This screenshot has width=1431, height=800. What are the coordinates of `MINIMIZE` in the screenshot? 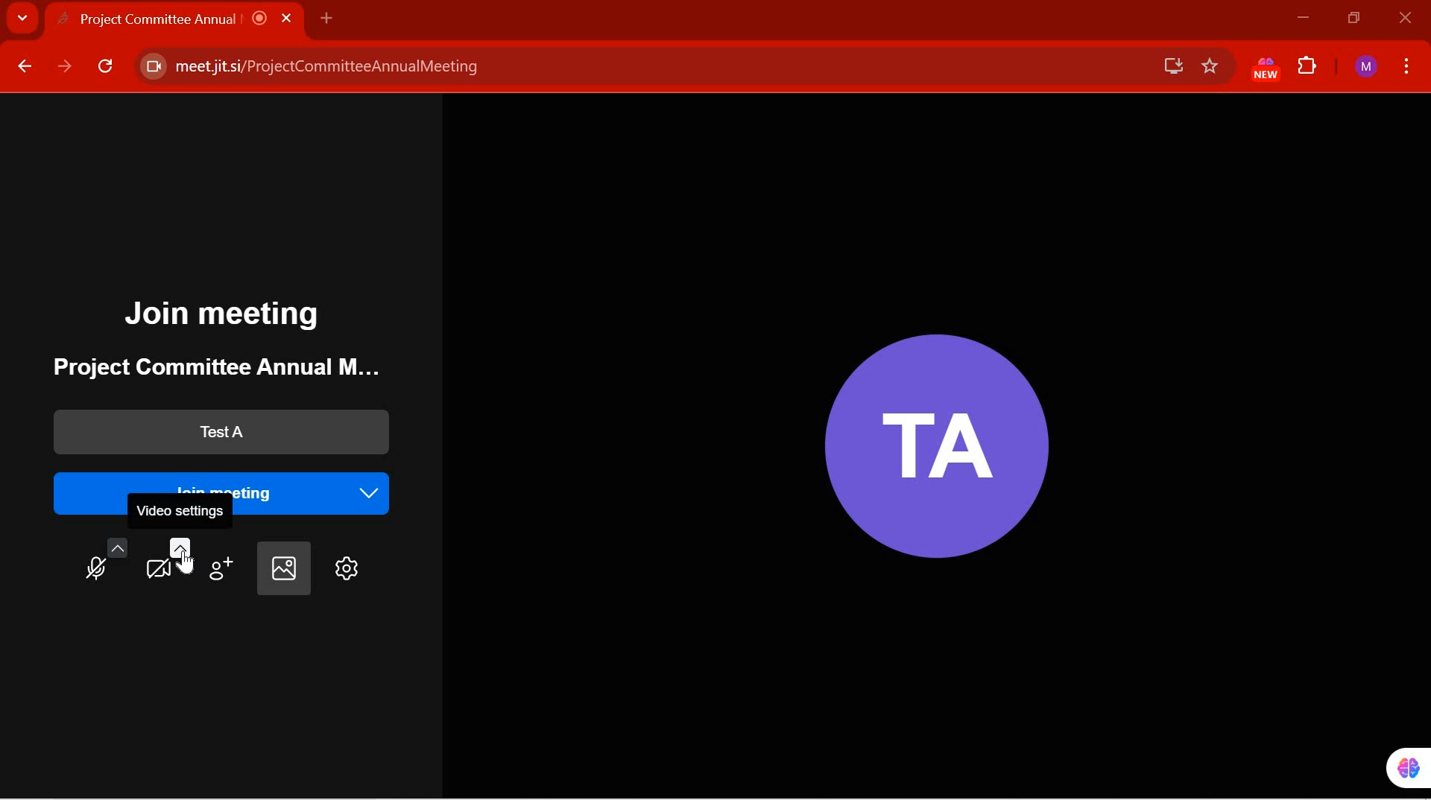 It's located at (1302, 18).